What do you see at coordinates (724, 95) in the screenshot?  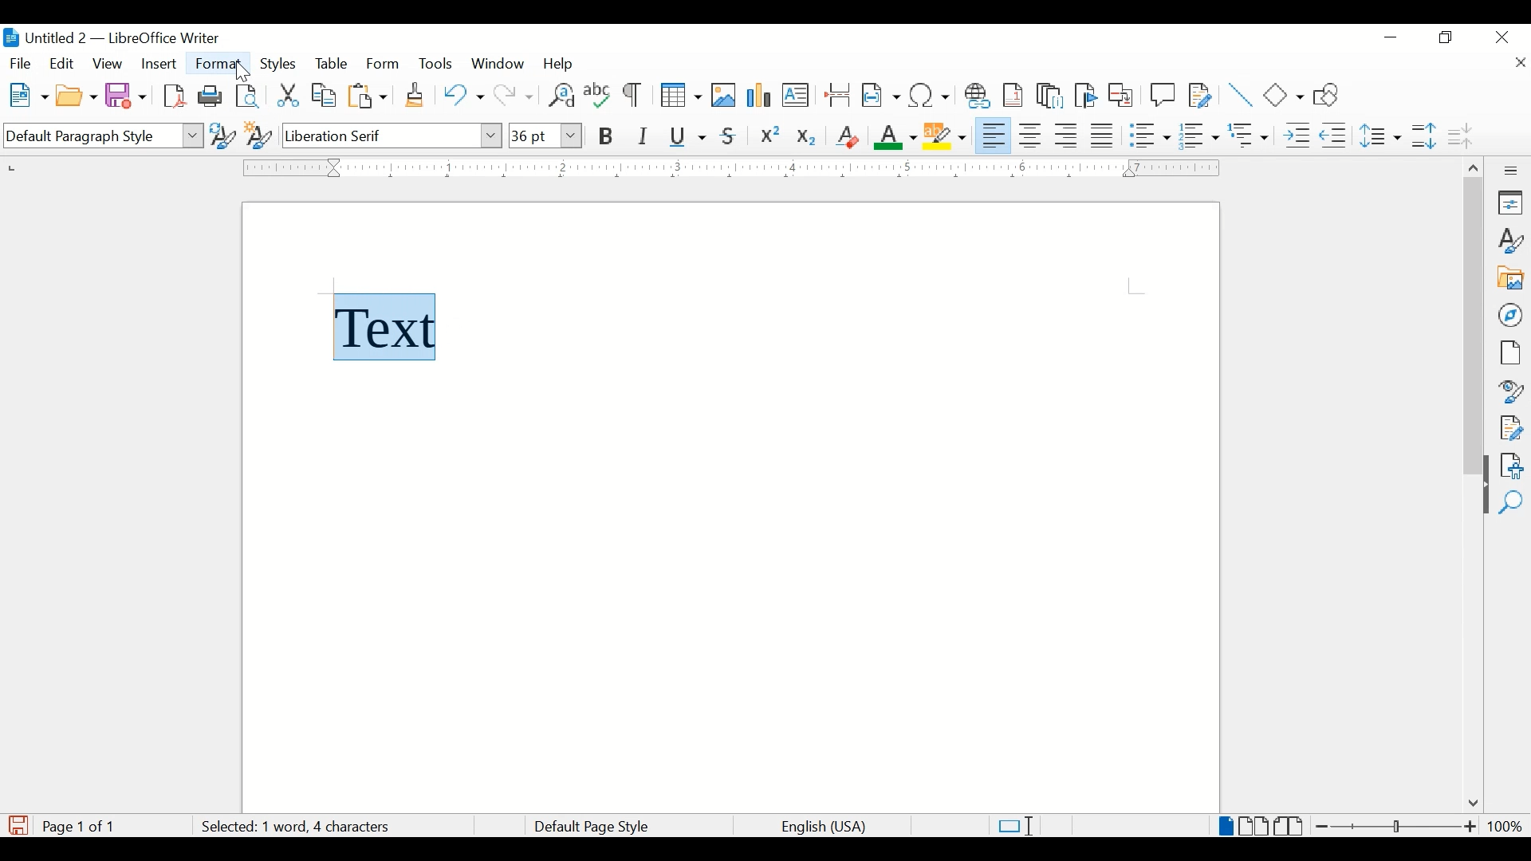 I see `insert image` at bounding box center [724, 95].